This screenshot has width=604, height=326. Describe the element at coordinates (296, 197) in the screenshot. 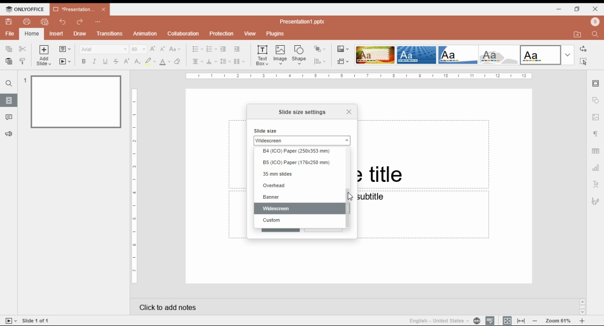

I see `Banner` at that location.